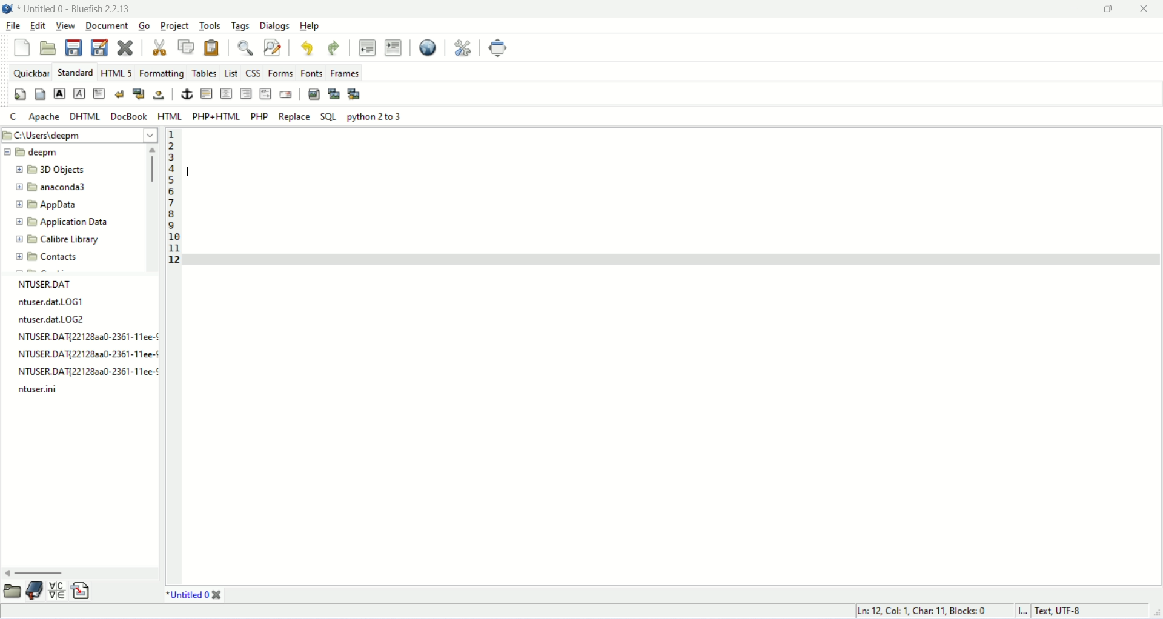 Image resolution: width=1163 pixels, height=619 pixels. What do you see at coordinates (315, 94) in the screenshot?
I see `insert image` at bounding box center [315, 94].